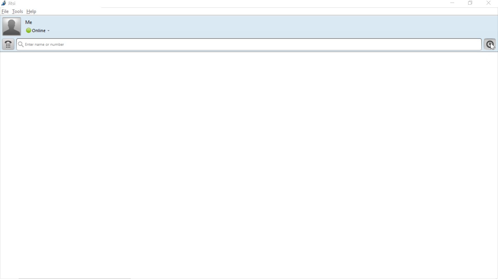 The image size is (498, 279). What do you see at coordinates (248, 45) in the screenshot?
I see `Enter name or number` at bounding box center [248, 45].